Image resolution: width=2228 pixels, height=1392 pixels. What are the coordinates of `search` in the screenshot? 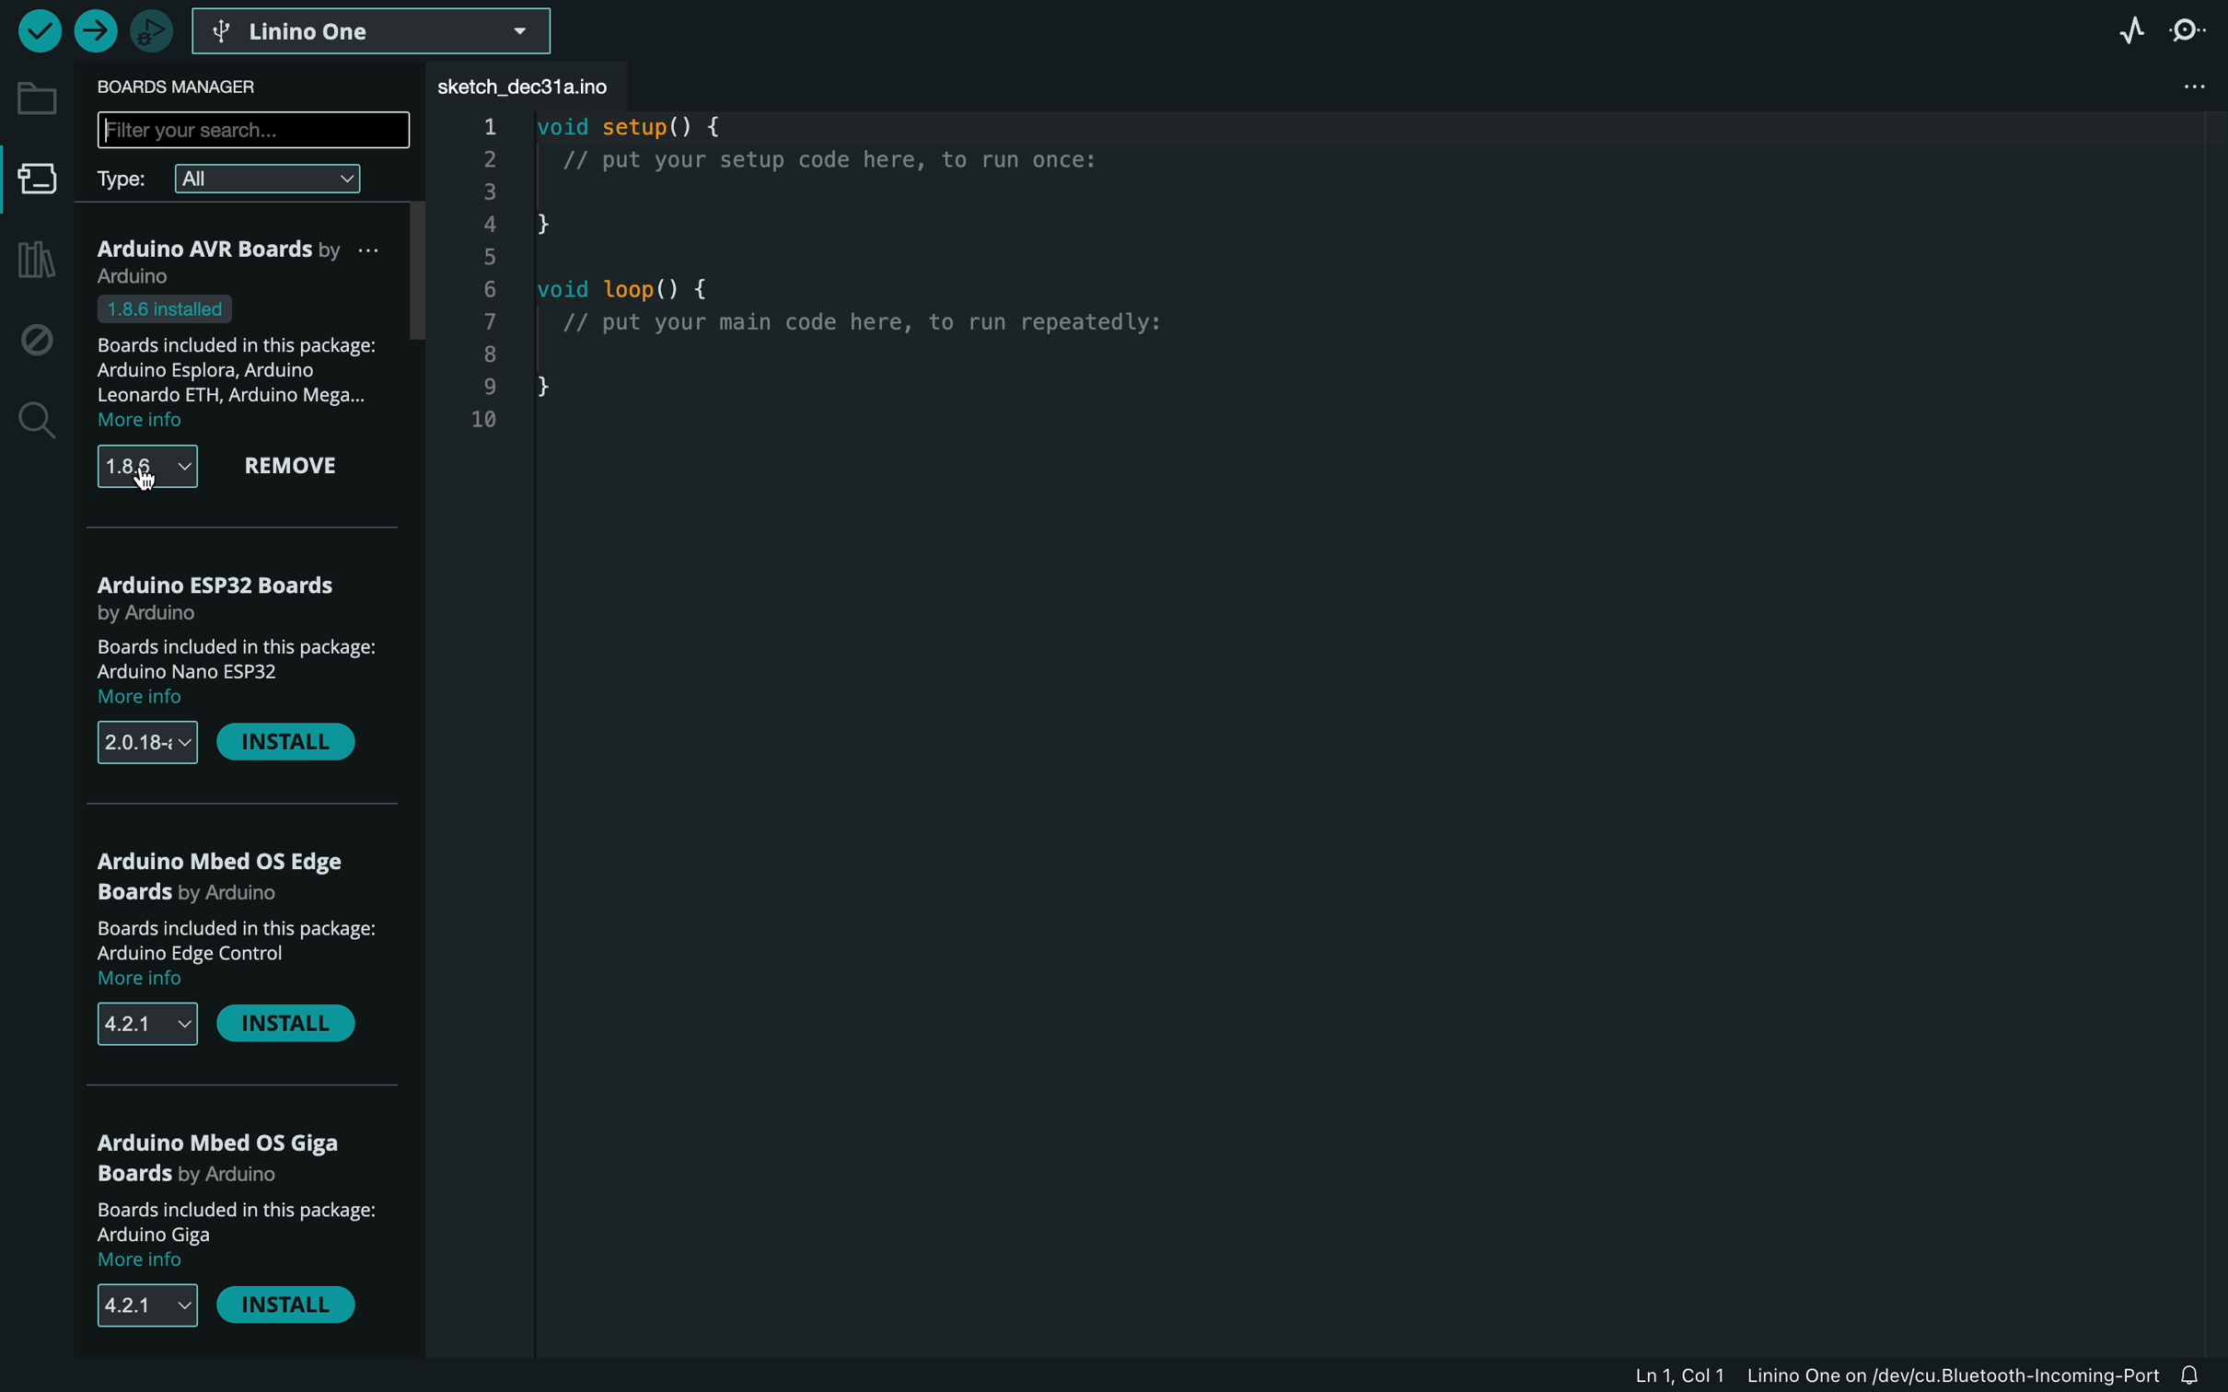 It's located at (34, 422).